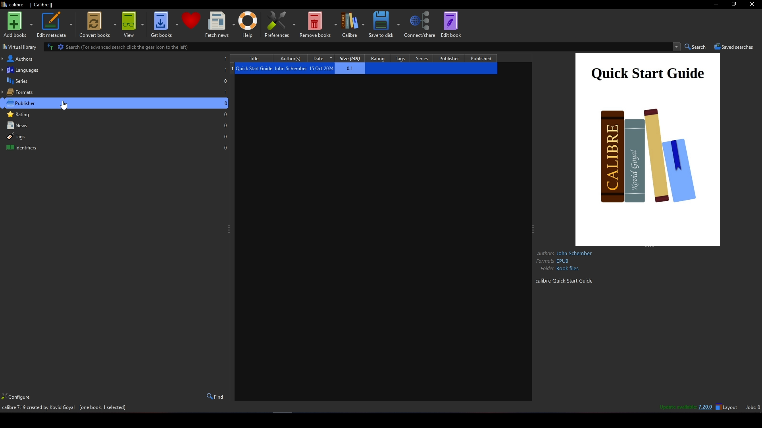 The width and height of the screenshot is (762, 428). I want to click on Quick start guide, so click(648, 149).